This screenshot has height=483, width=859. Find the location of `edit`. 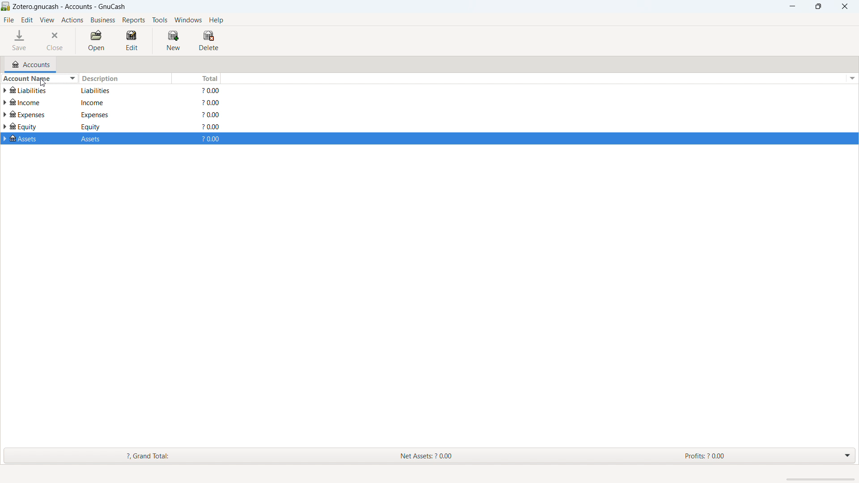

edit is located at coordinates (27, 21).